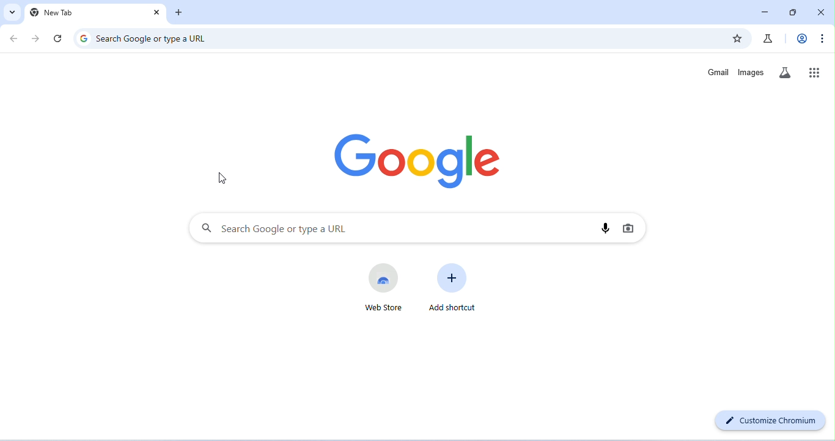 The image size is (835, 441). I want to click on new tab, so click(53, 13).